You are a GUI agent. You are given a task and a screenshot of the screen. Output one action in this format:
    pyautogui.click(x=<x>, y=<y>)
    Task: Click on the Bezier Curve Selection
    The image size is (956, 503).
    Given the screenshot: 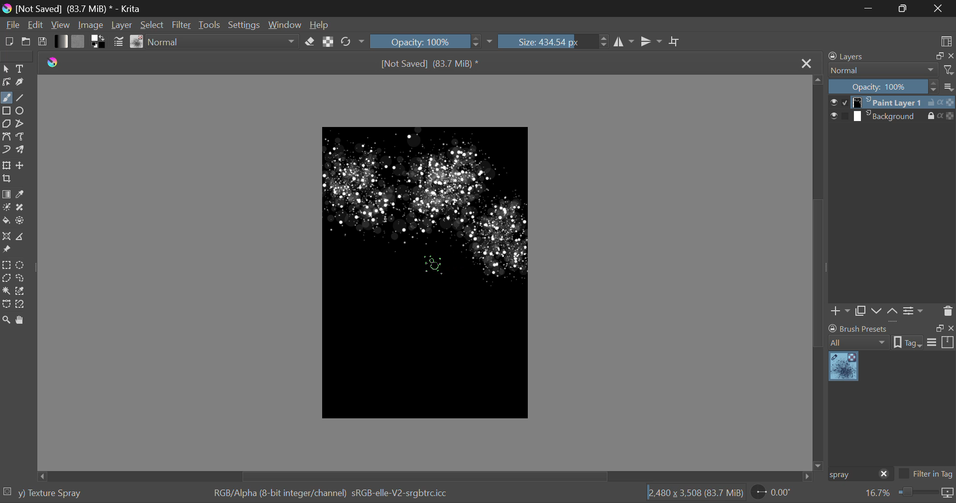 What is the action you would take?
    pyautogui.click(x=7, y=305)
    